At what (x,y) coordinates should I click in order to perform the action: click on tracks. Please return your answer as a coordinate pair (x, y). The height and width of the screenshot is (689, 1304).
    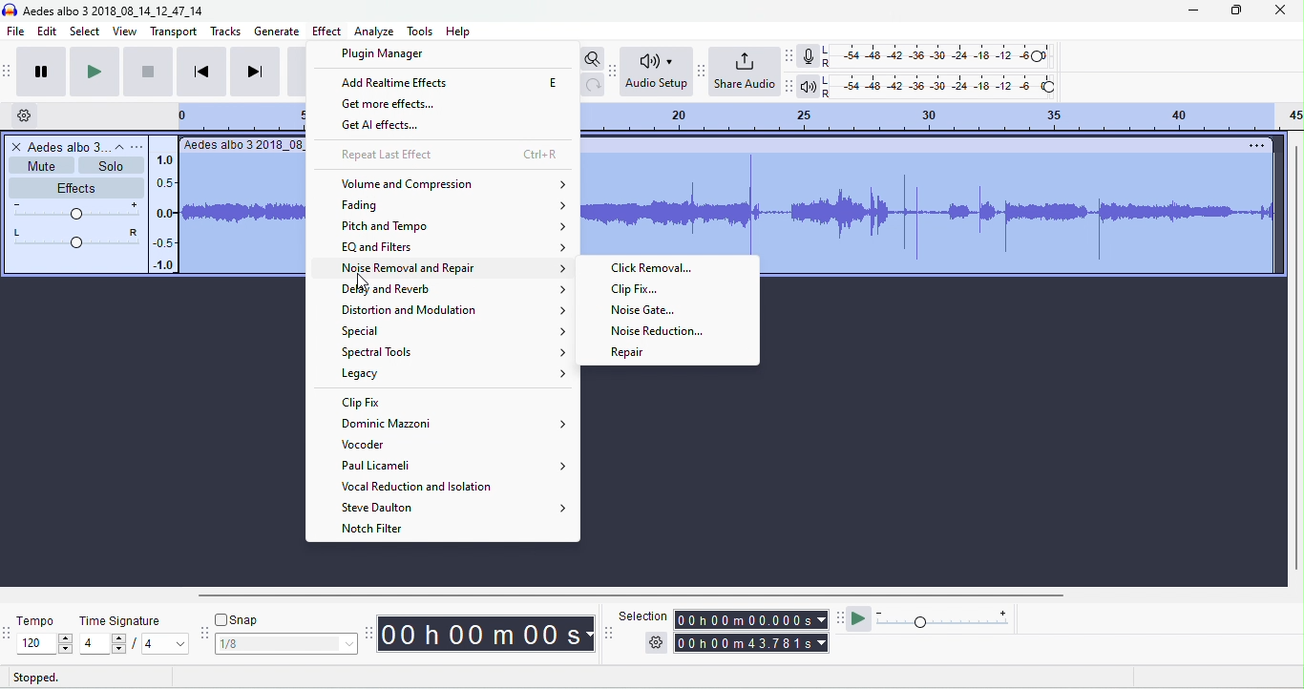
    Looking at the image, I should click on (225, 32).